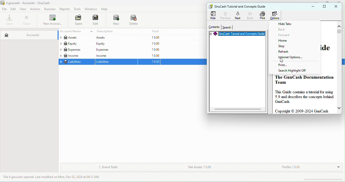  Describe the element at coordinates (340, 2) in the screenshot. I see `close` at that location.